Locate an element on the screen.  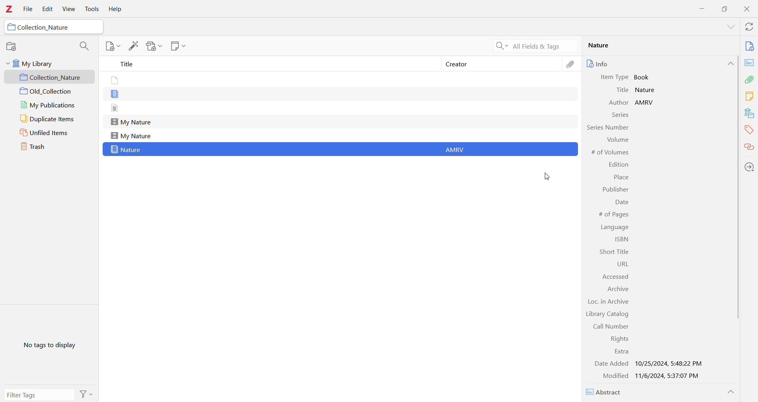
View is located at coordinates (68, 9).